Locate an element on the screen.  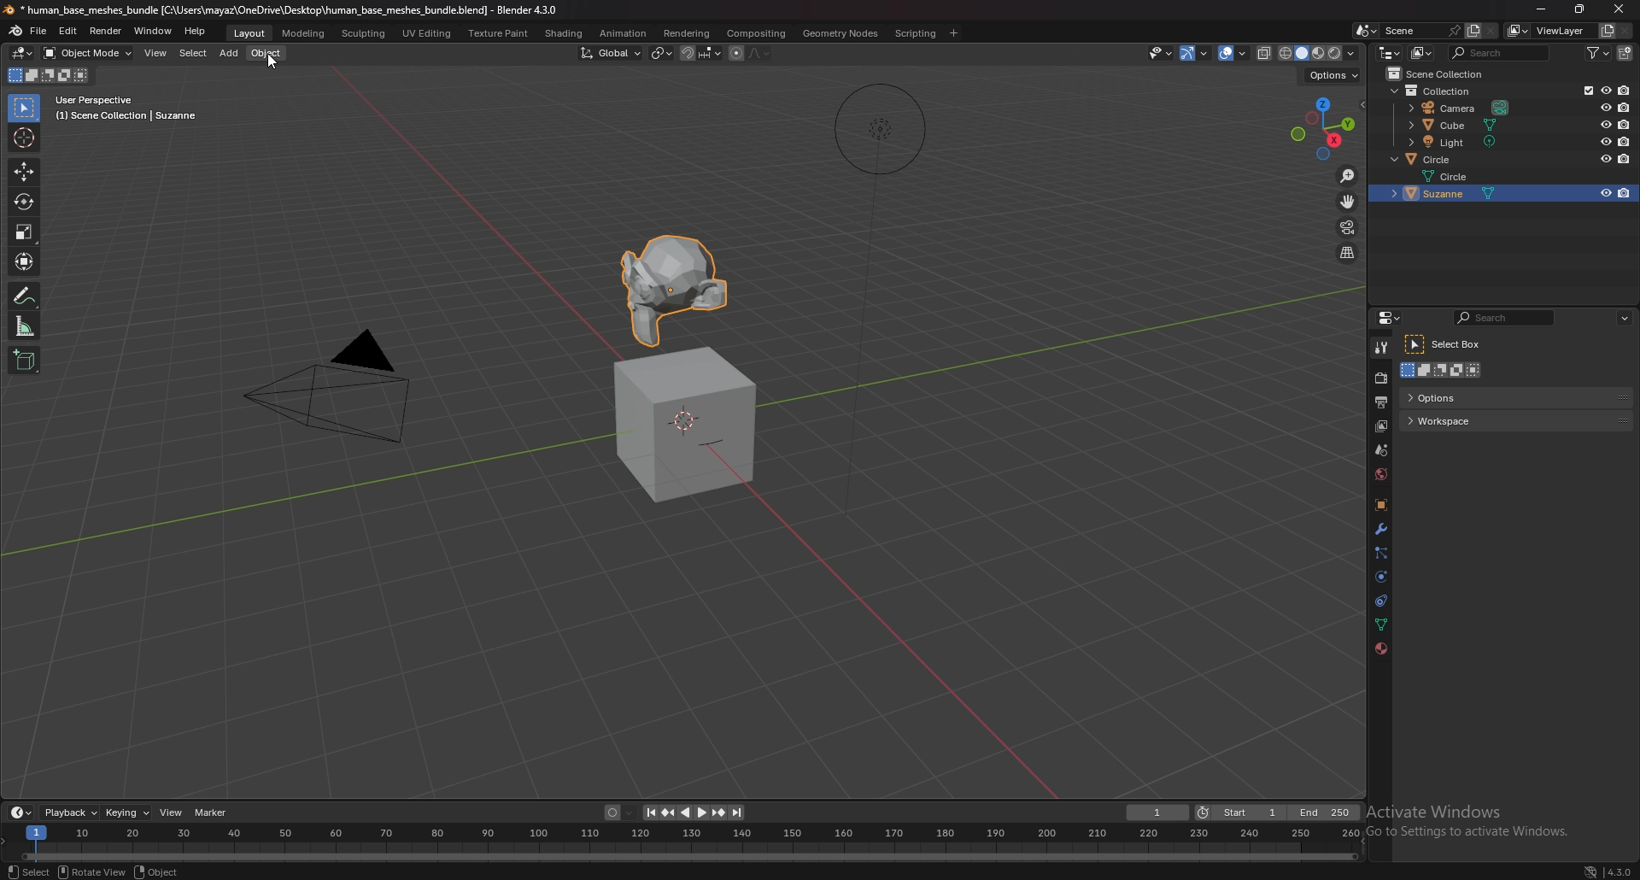
title is located at coordinates (278, 10).